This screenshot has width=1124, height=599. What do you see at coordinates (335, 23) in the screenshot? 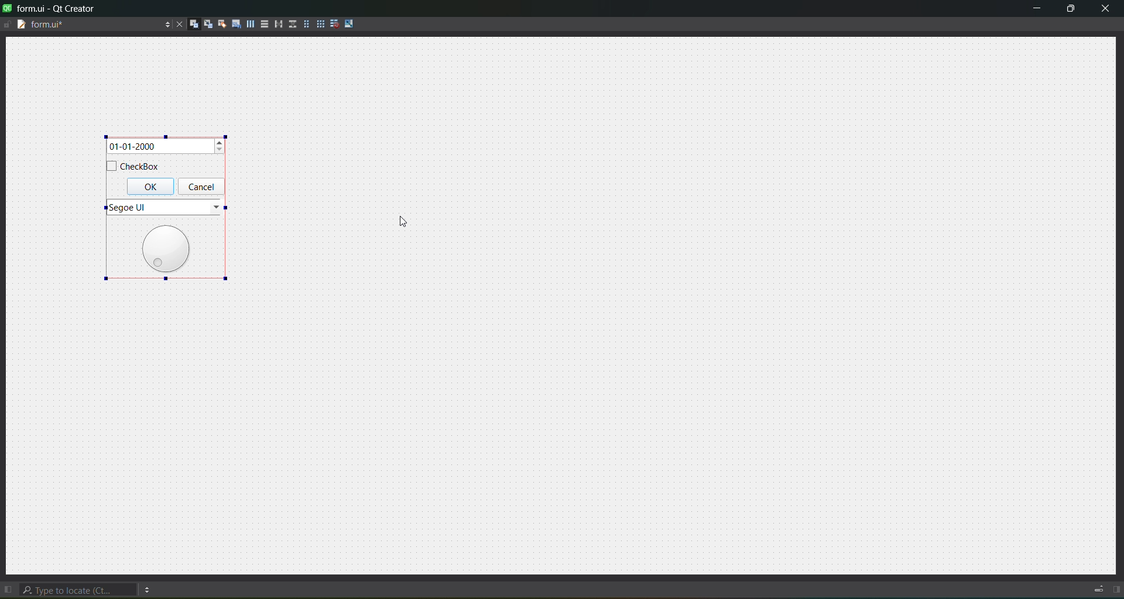
I see `break layout` at bounding box center [335, 23].